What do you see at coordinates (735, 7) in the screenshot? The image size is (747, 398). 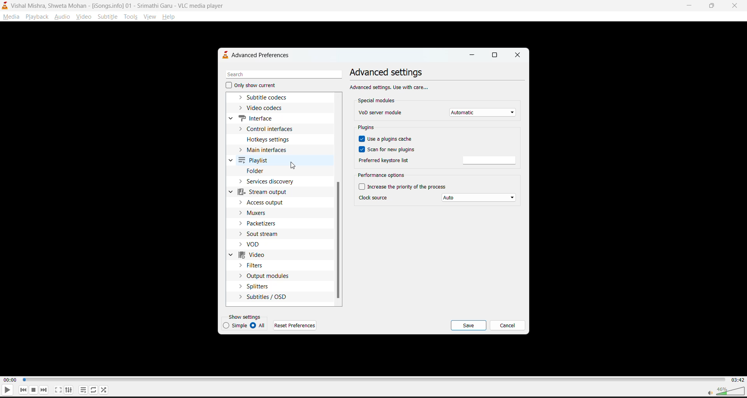 I see `close` at bounding box center [735, 7].